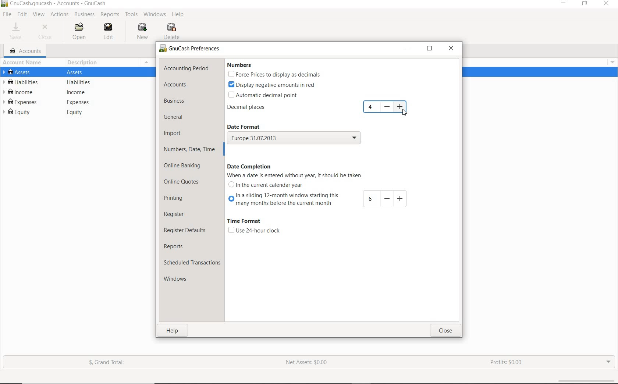  Describe the element at coordinates (174, 85) in the screenshot. I see `accounts` at that location.